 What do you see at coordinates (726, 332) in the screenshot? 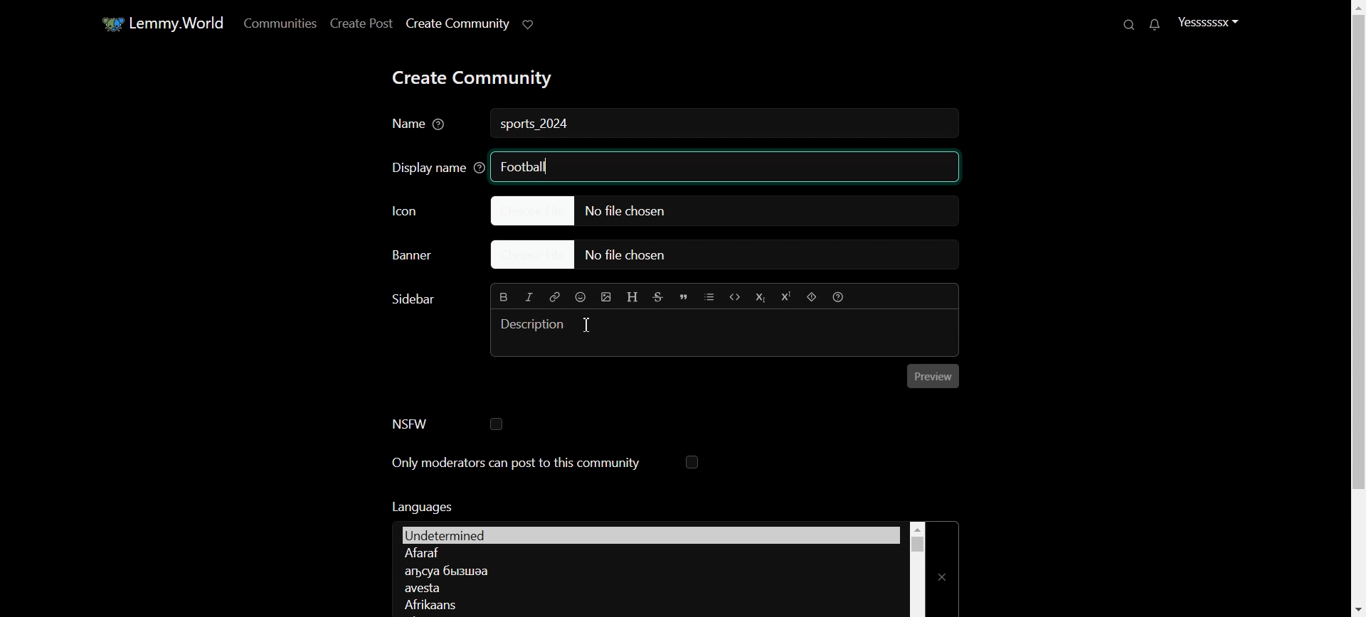
I see `Typing window` at bounding box center [726, 332].